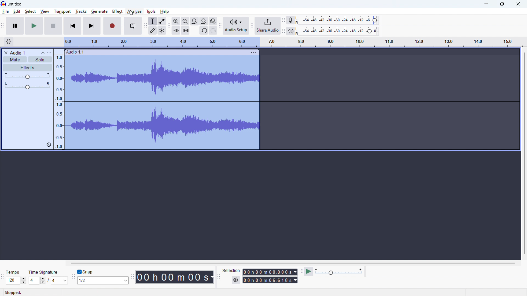  Describe the element at coordinates (16, 281) in the screenshot. I see `set tempo` at that location.